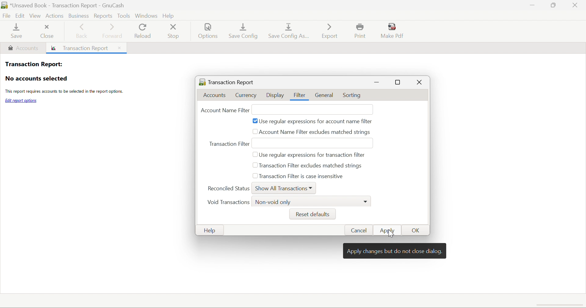 The height and width of the screenshot is (308, 586). Describe the element at coordinates (226, 81) in the screenshot. I see `Transaction Report` at that location.